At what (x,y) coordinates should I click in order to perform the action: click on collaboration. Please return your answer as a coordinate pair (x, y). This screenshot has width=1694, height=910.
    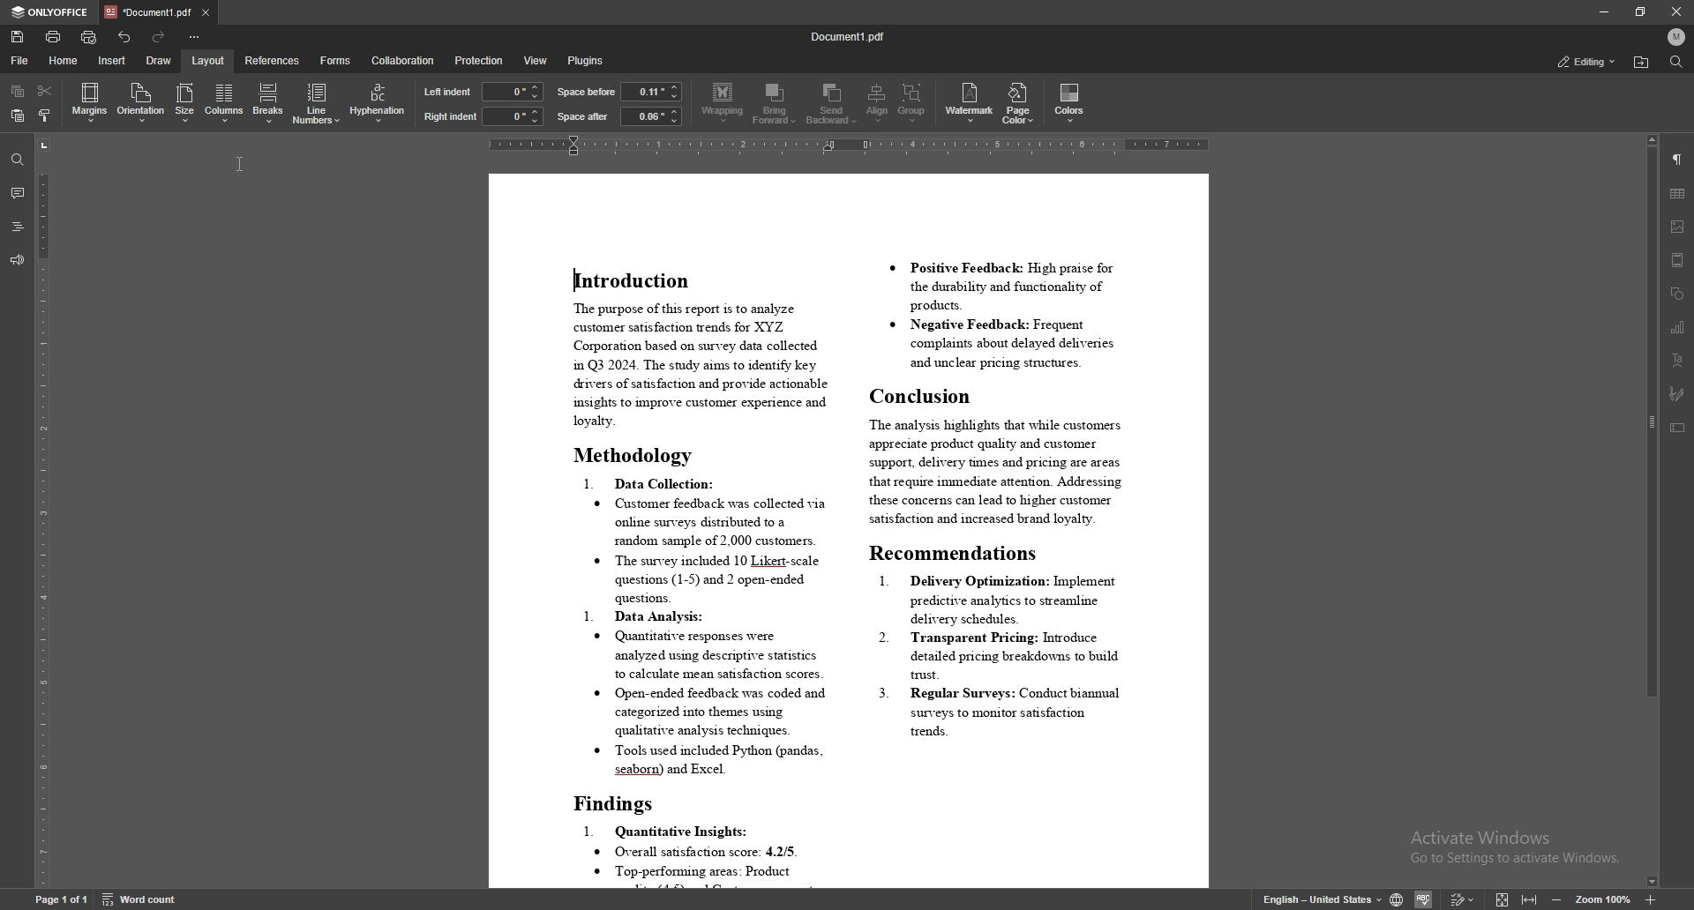
    Looking at the image, I should click on (402, 60).